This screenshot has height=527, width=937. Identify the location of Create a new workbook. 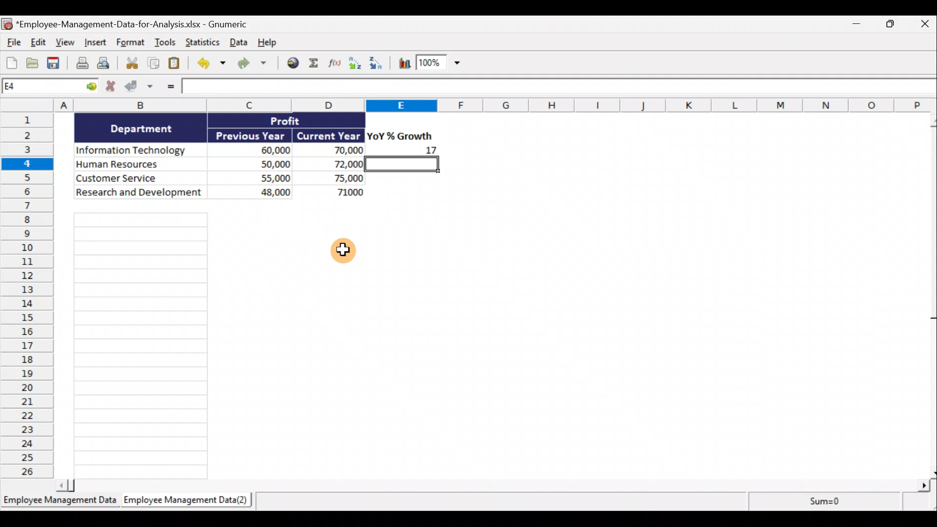
(12, 61).